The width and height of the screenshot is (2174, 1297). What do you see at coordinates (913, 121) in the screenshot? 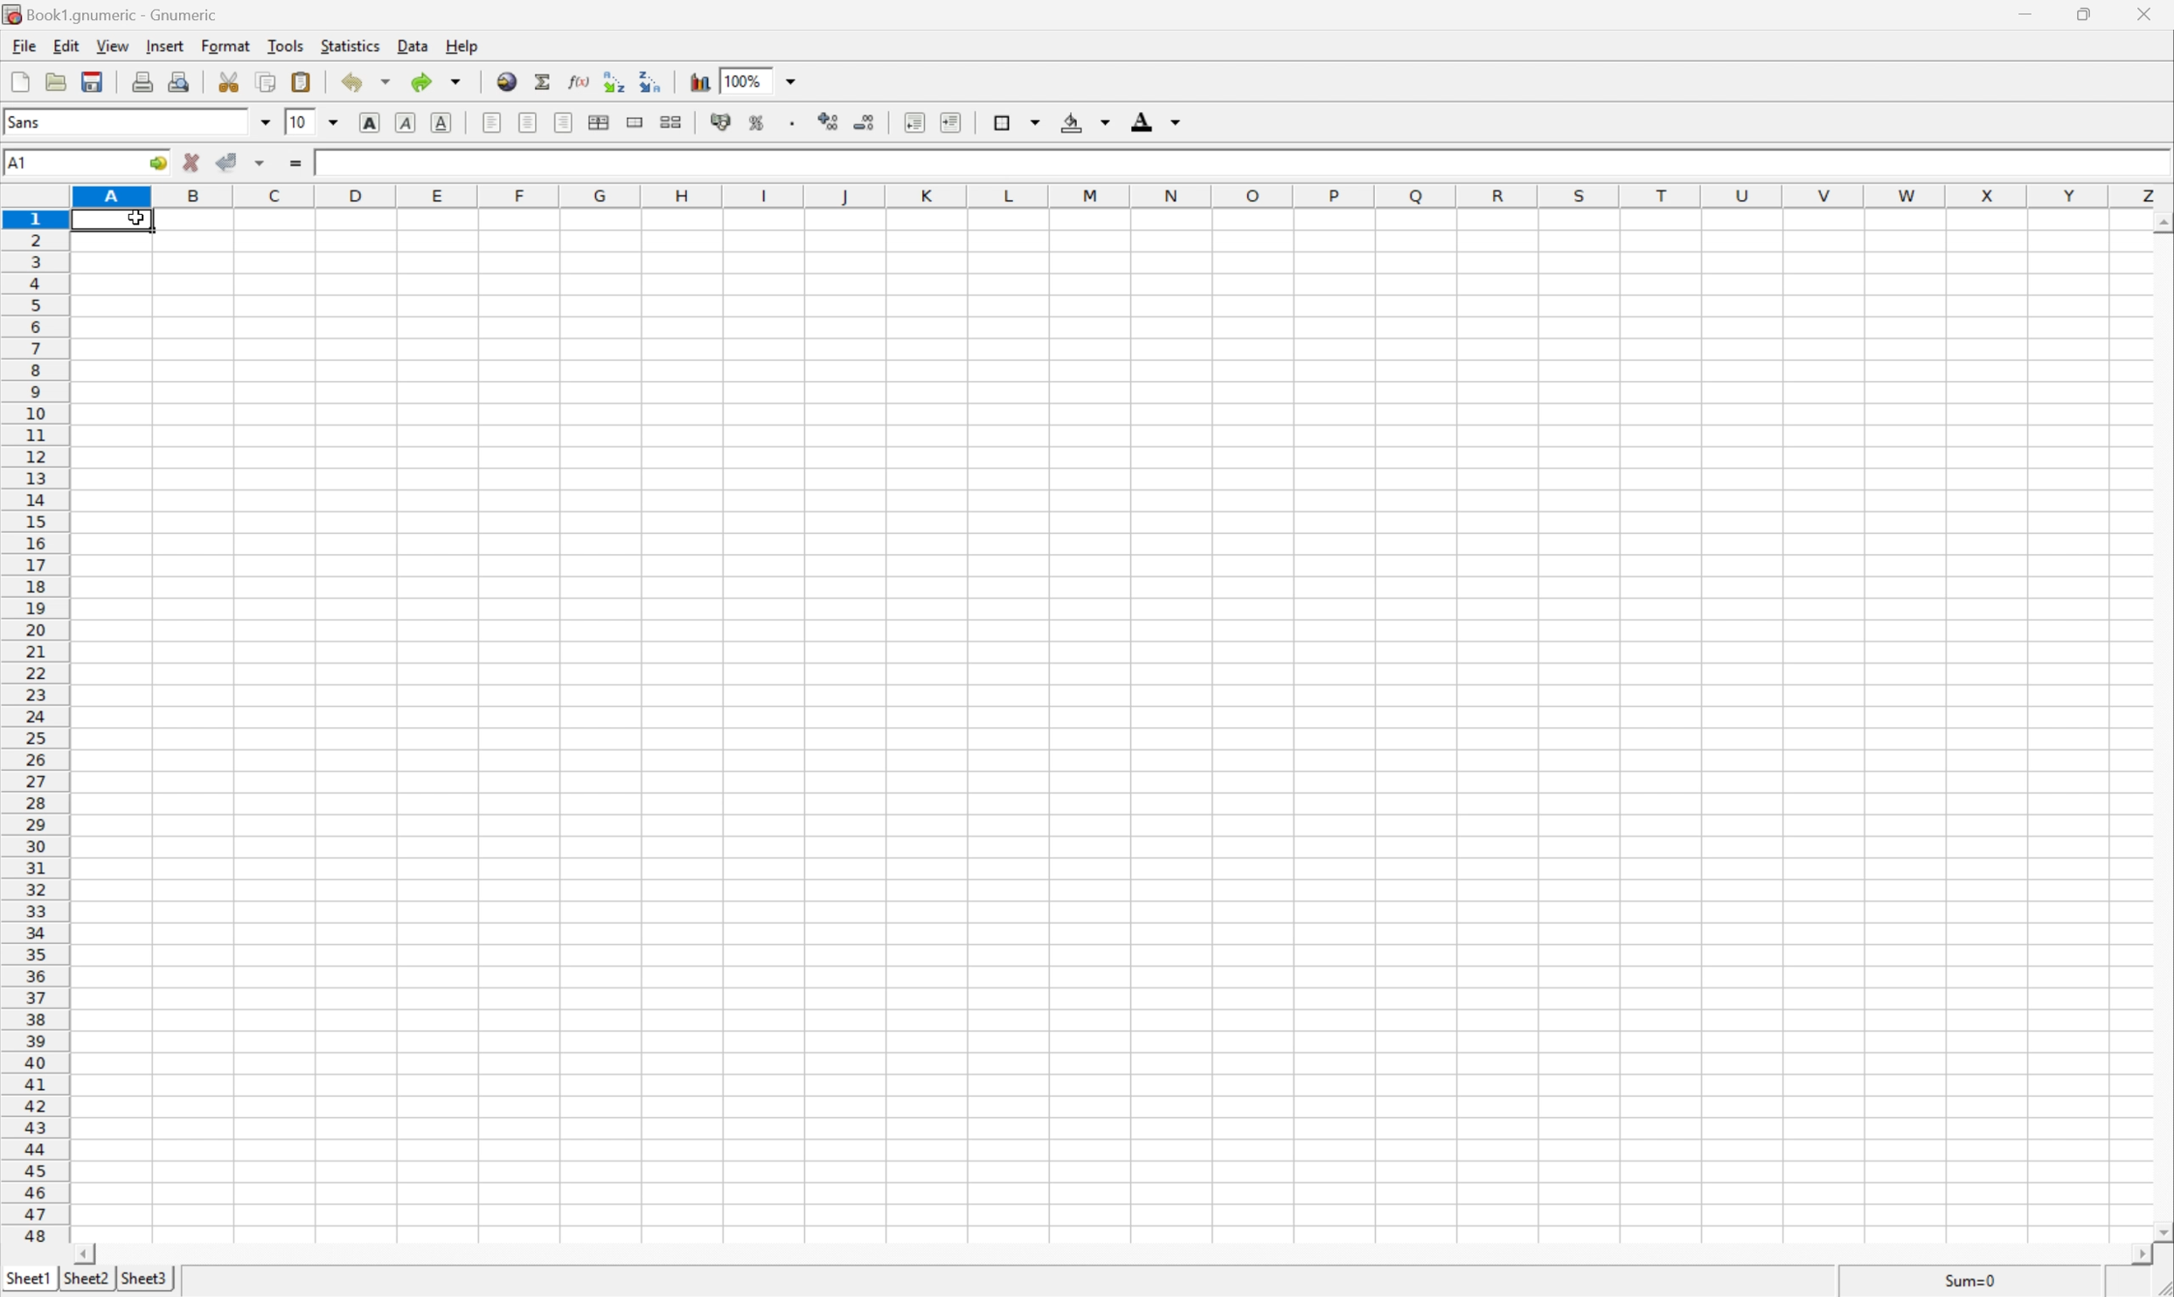
I see `decrease indent` at bounding box center [913, 121].